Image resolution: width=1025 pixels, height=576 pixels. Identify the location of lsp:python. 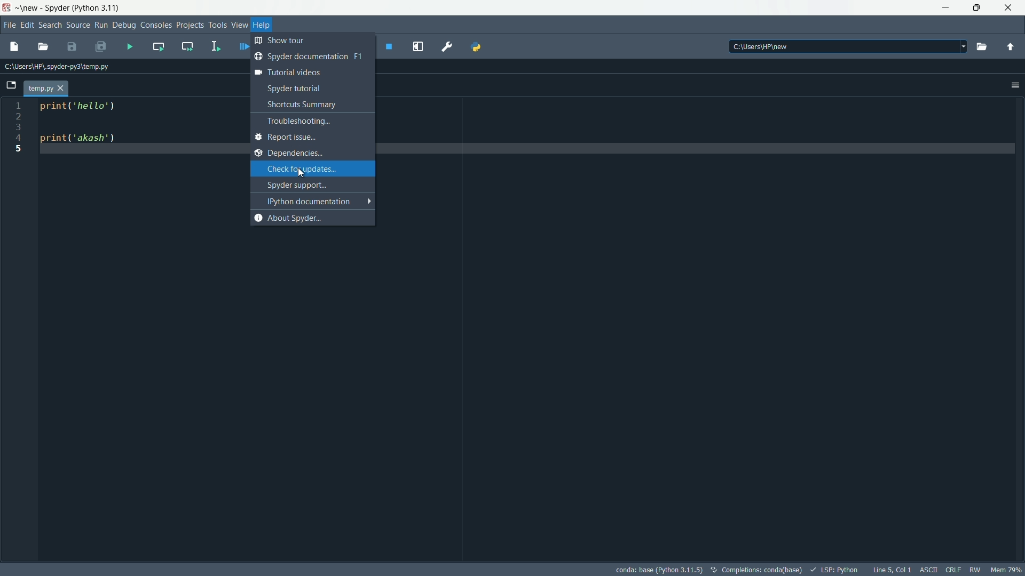
(835, 570).